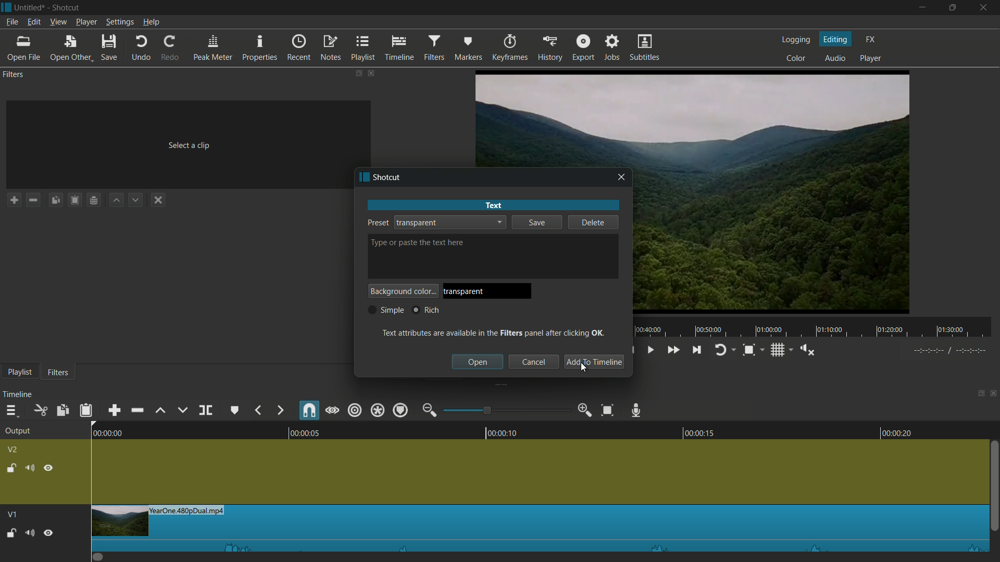  I want to click on simple, so click(386, 310).